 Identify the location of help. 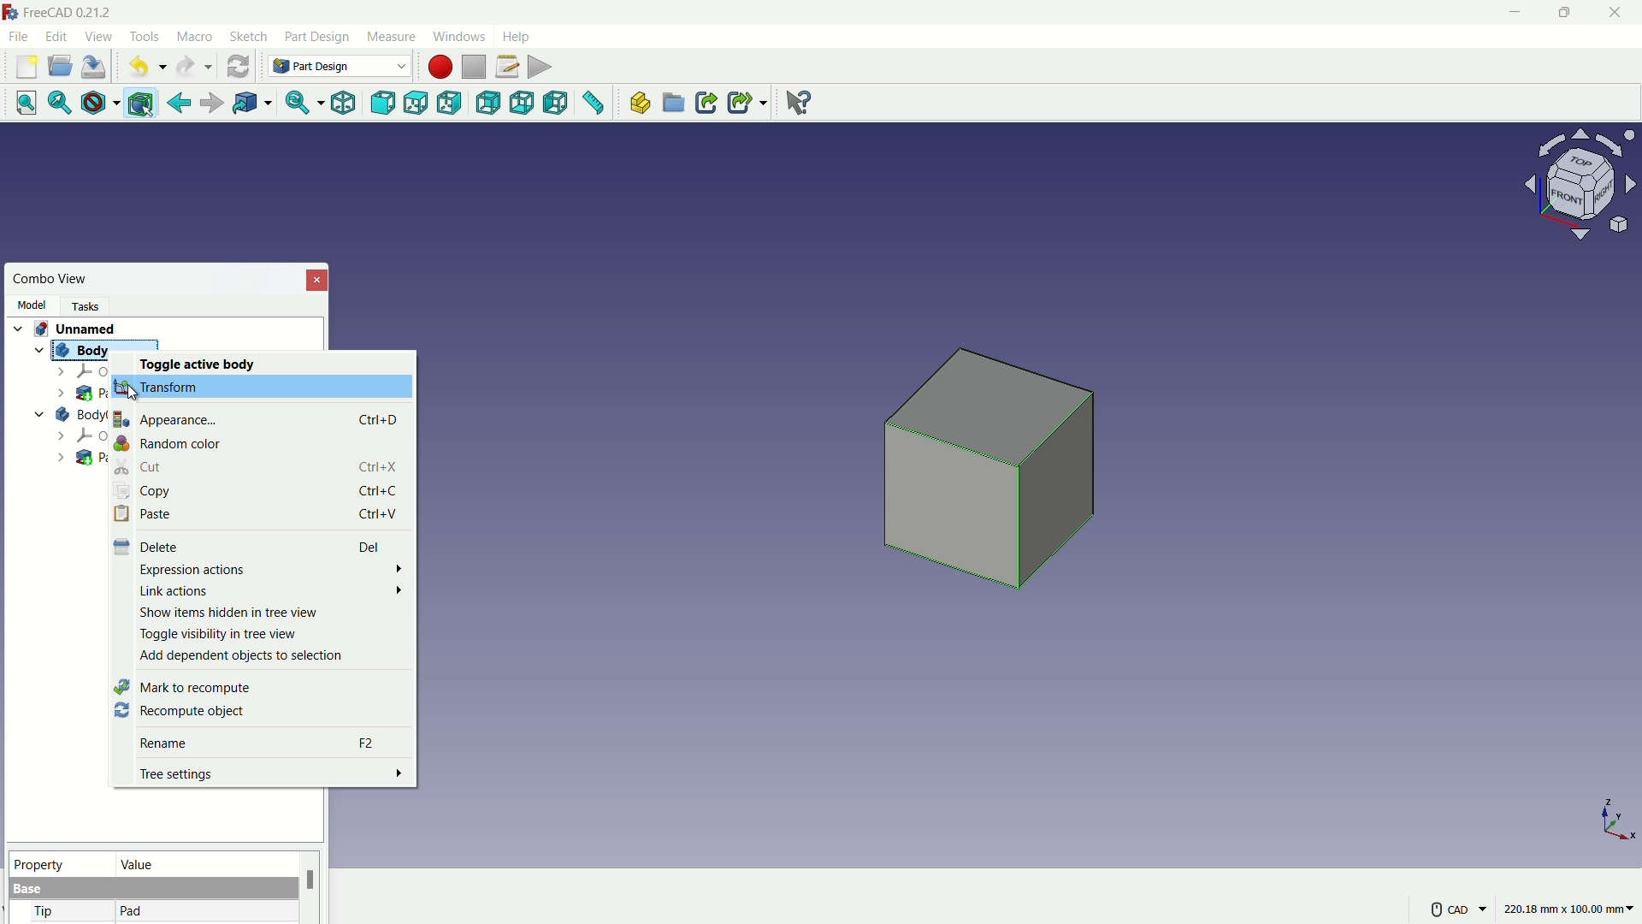
(518, 35).